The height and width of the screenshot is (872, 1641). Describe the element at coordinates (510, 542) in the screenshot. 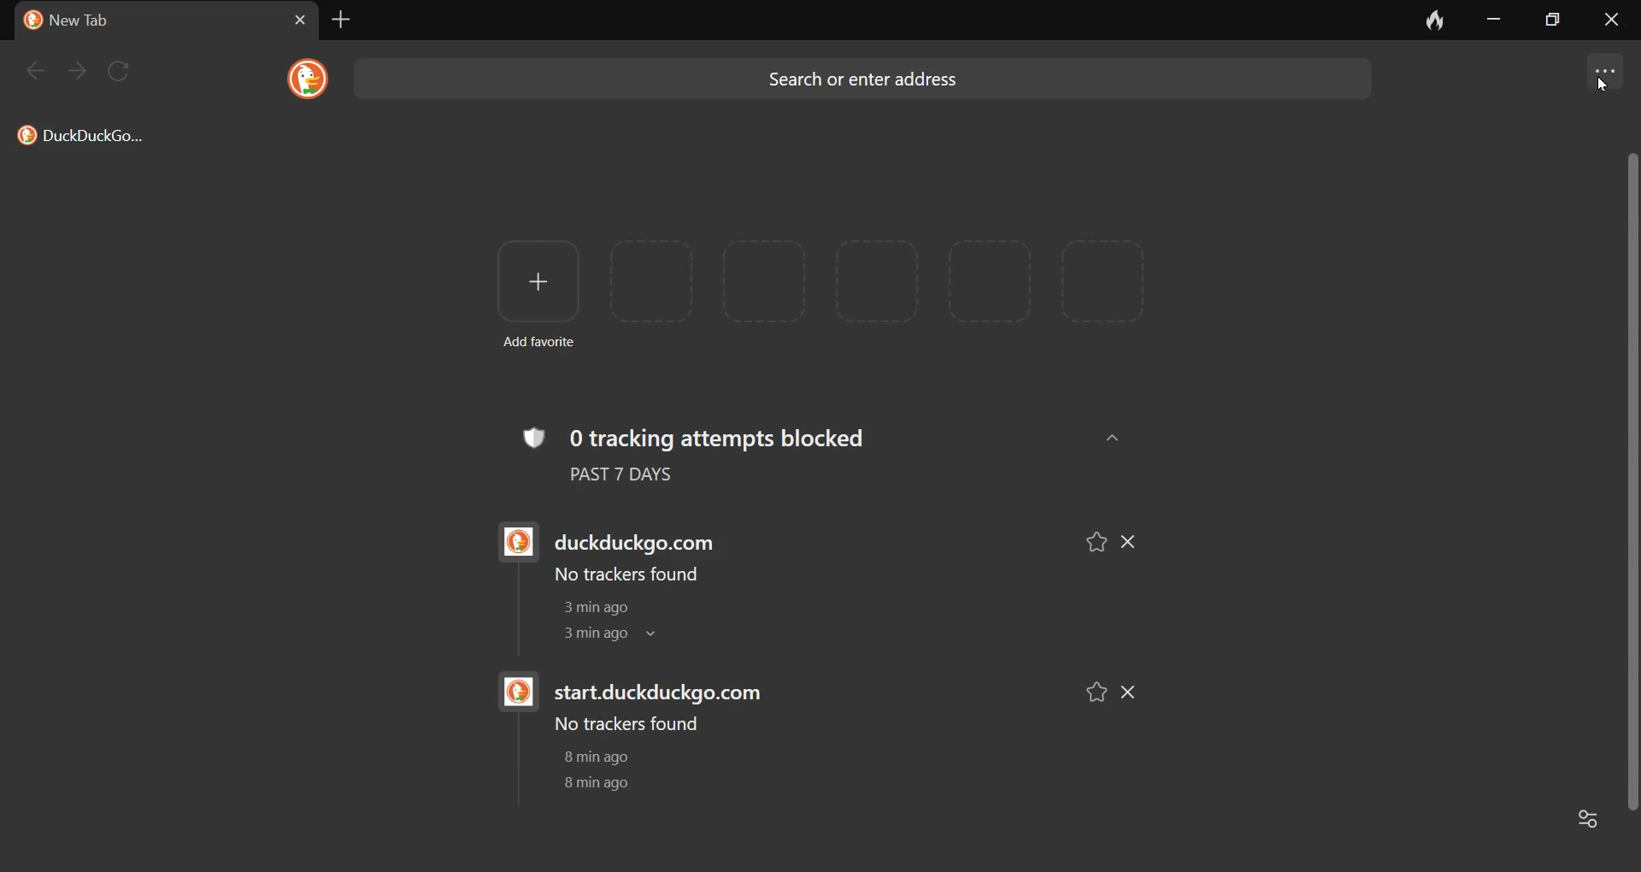

I see `duckduck go logo` at that location.